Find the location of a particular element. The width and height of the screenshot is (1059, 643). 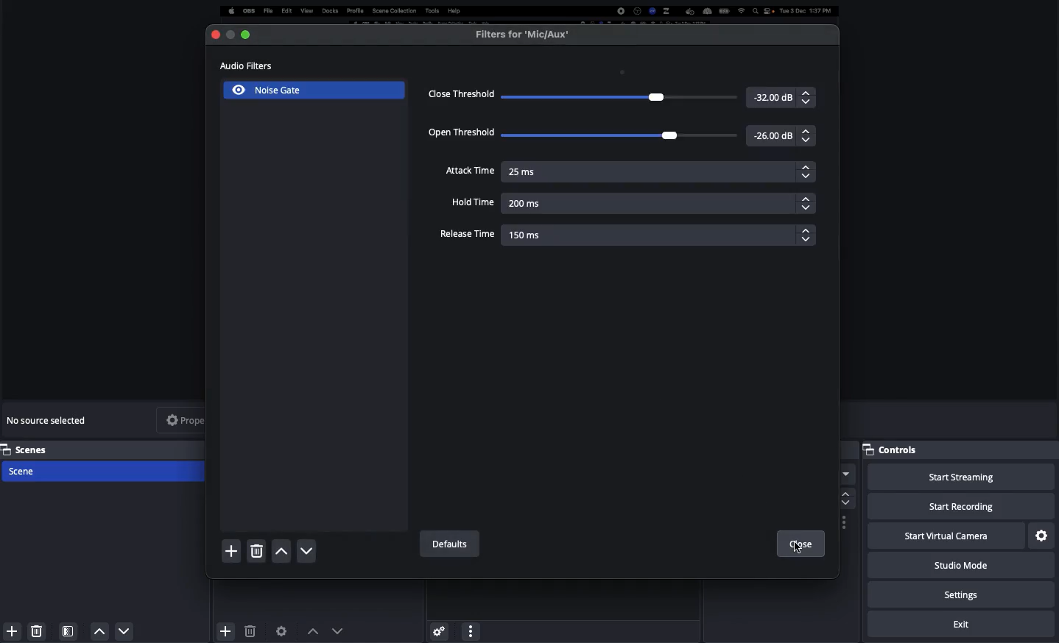

Studio mode is located at coordinates (959, 568).